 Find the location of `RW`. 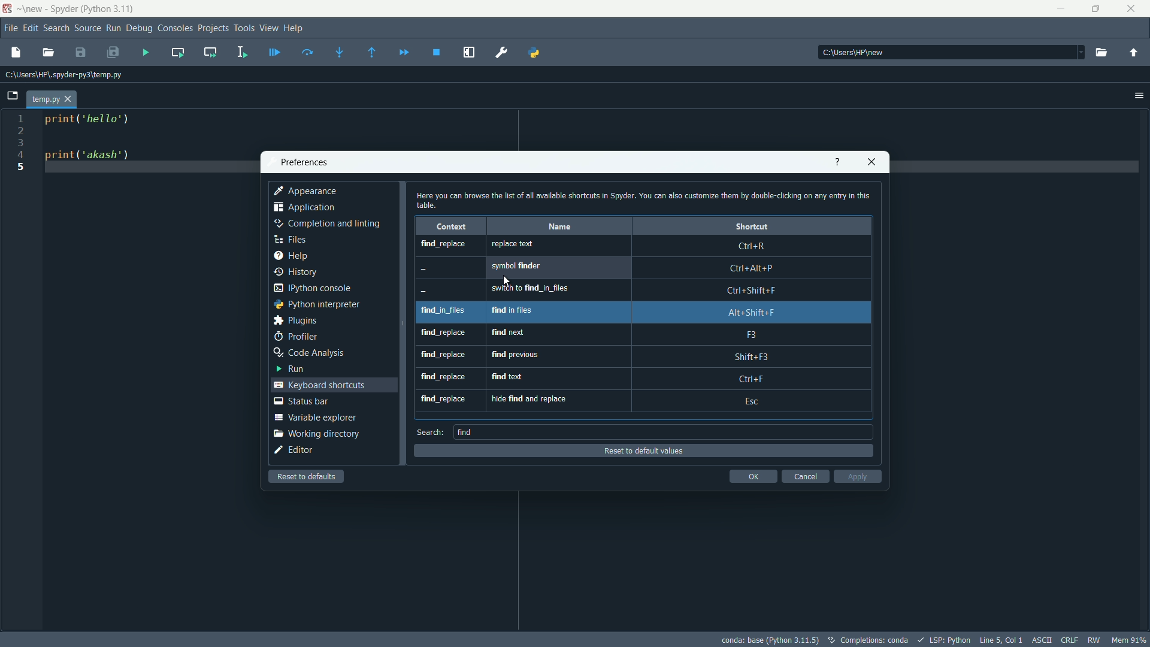

RW is located at coordinates (1095, 640).